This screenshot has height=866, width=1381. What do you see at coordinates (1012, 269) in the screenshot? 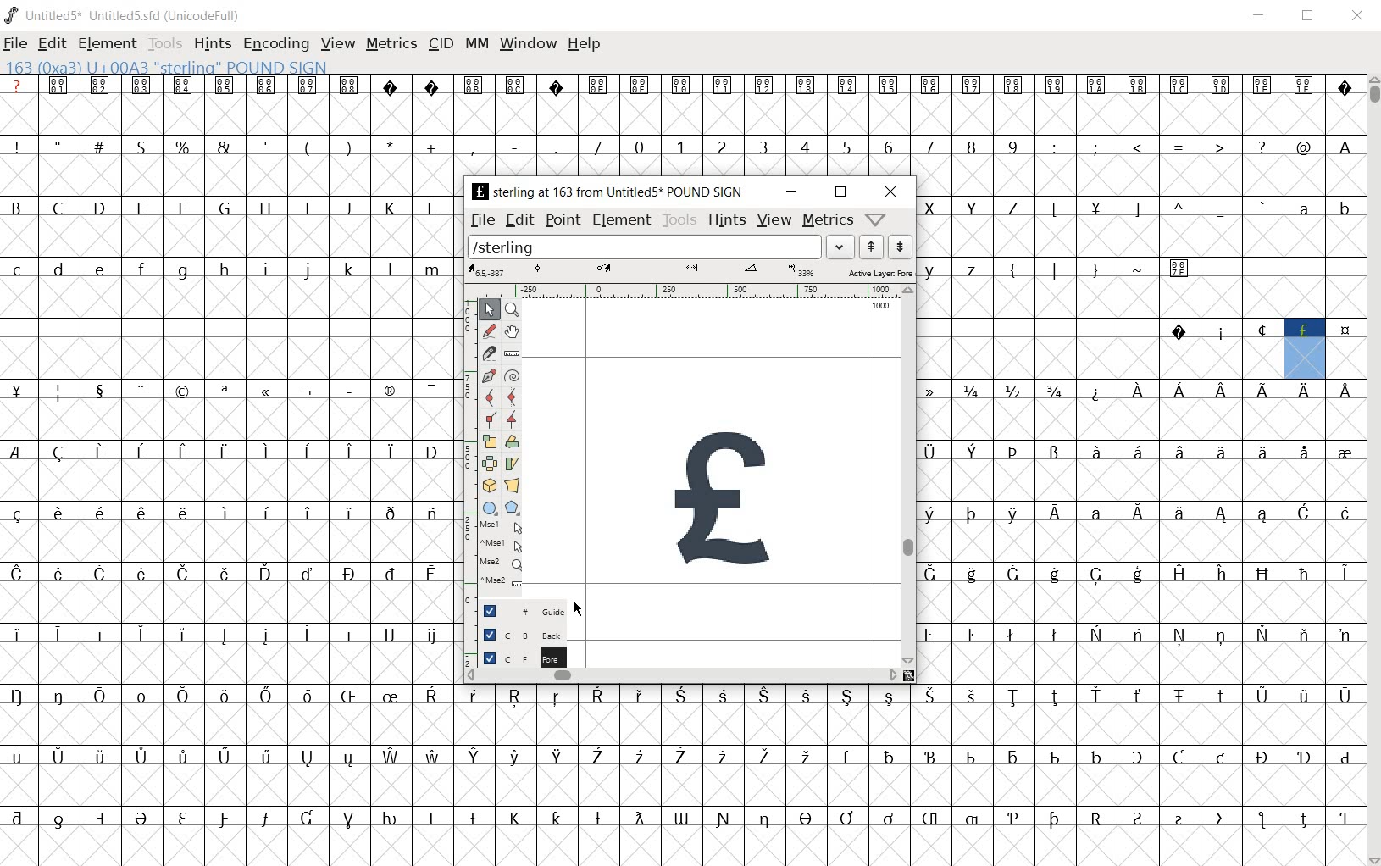
I see `{` at bounding box center [1012, 269].